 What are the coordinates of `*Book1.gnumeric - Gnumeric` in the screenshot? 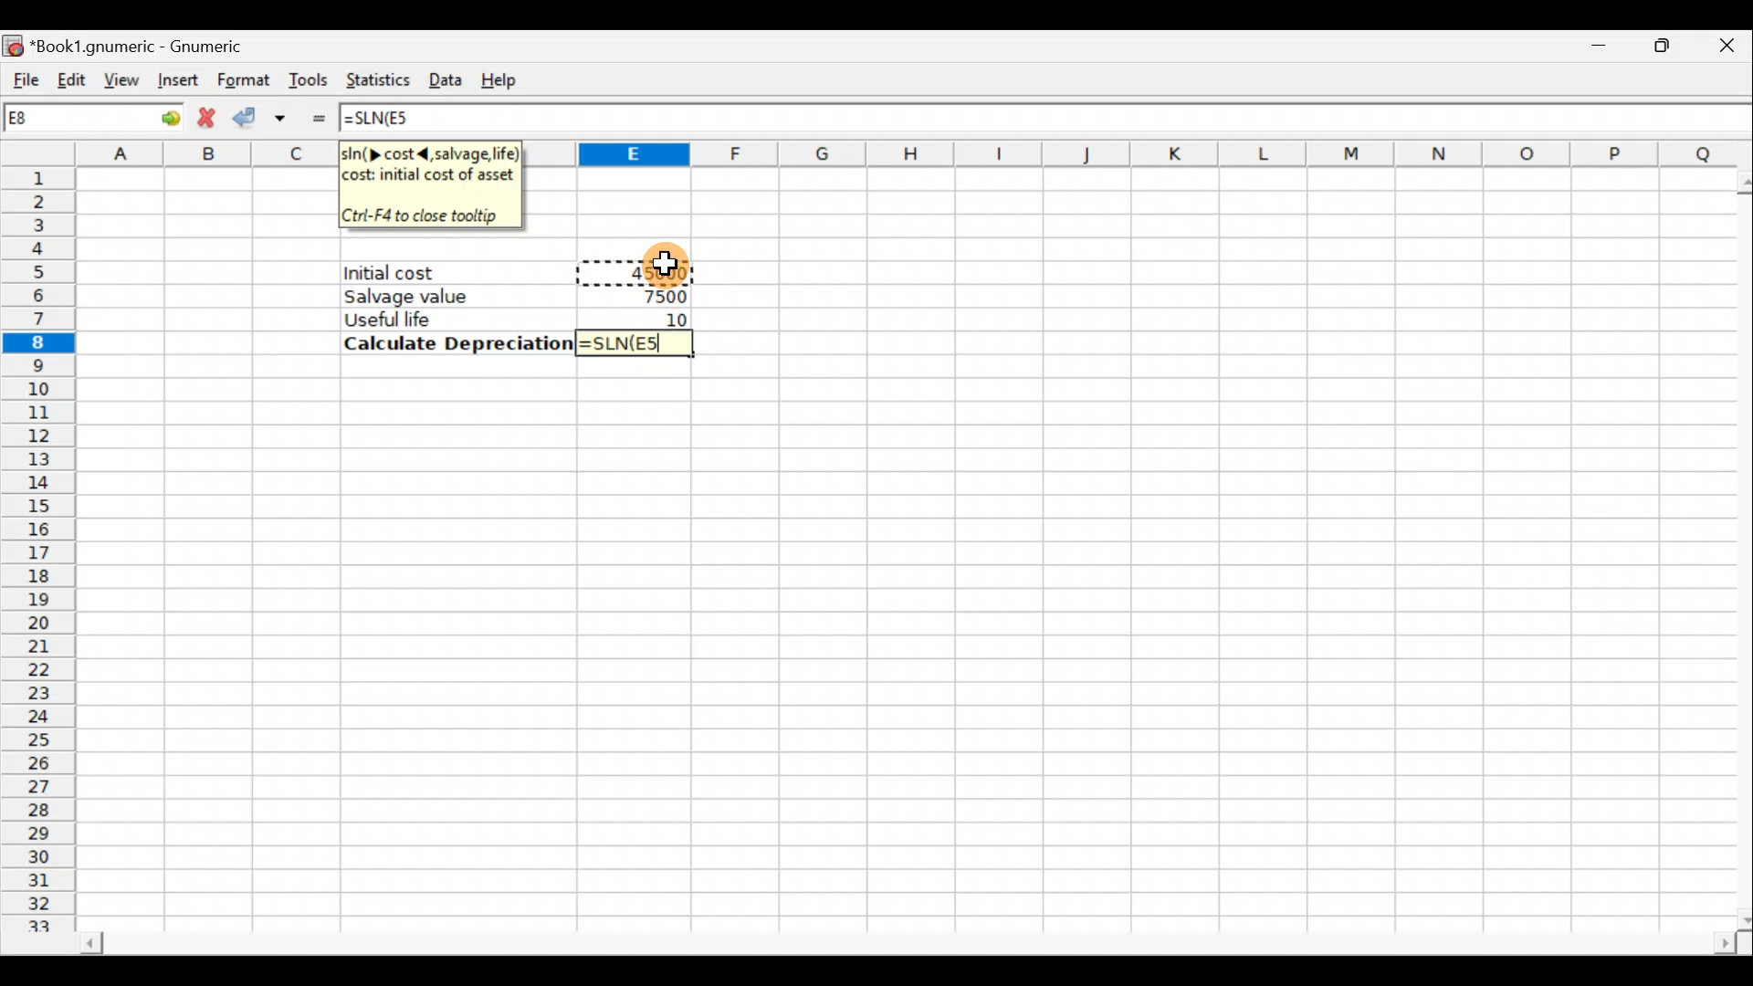 It's located at (160, 46).